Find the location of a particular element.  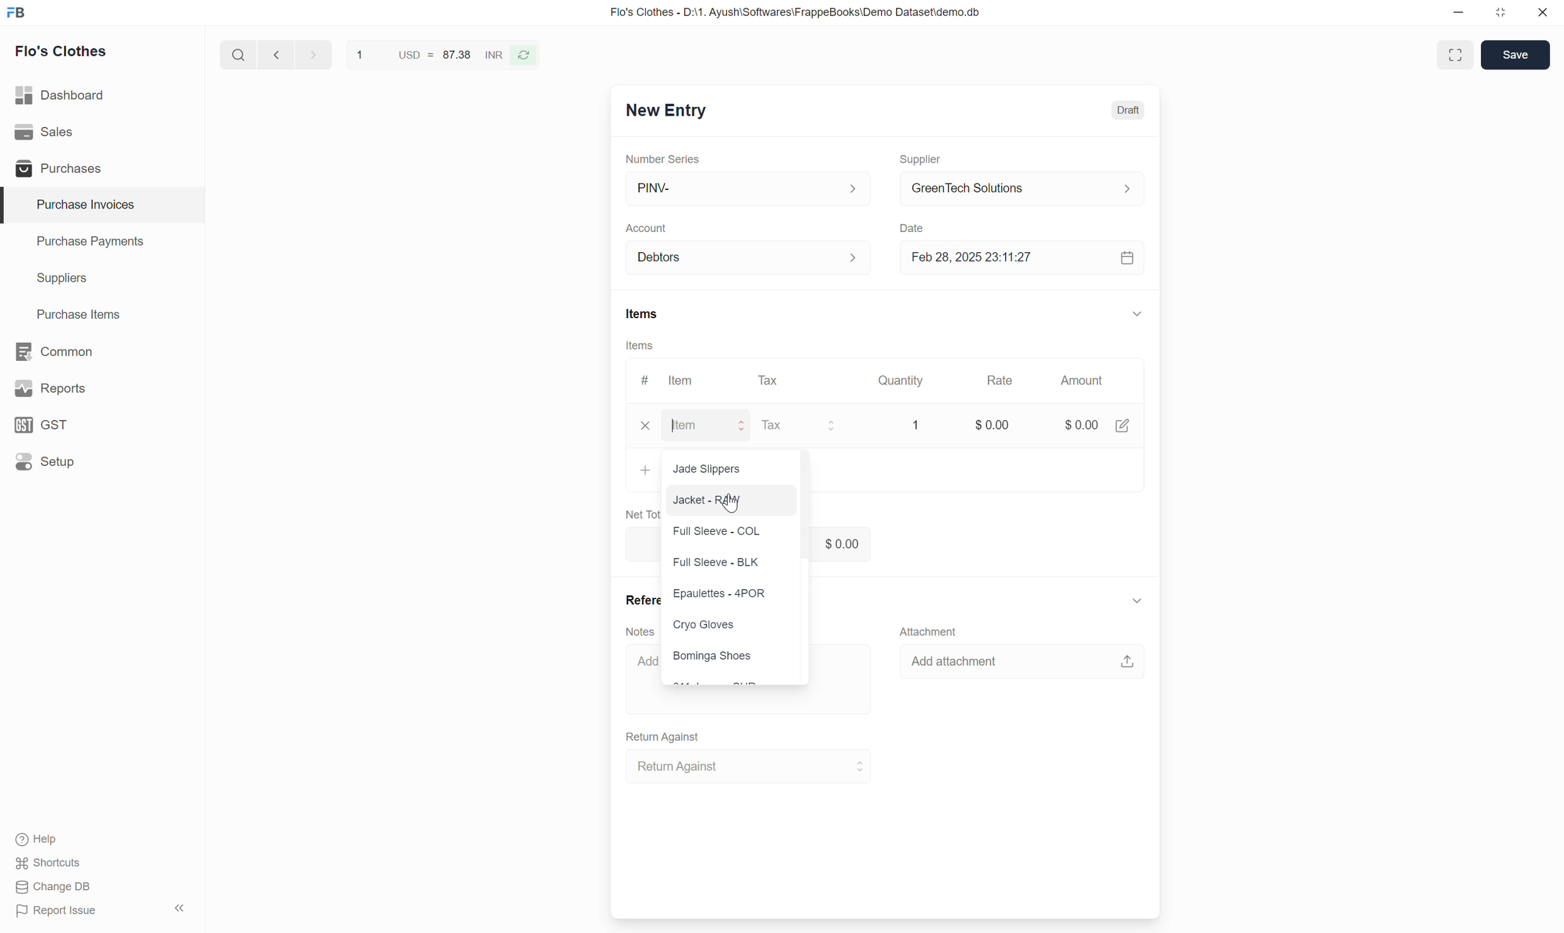

Collapse is located at coordinates (180, 908).